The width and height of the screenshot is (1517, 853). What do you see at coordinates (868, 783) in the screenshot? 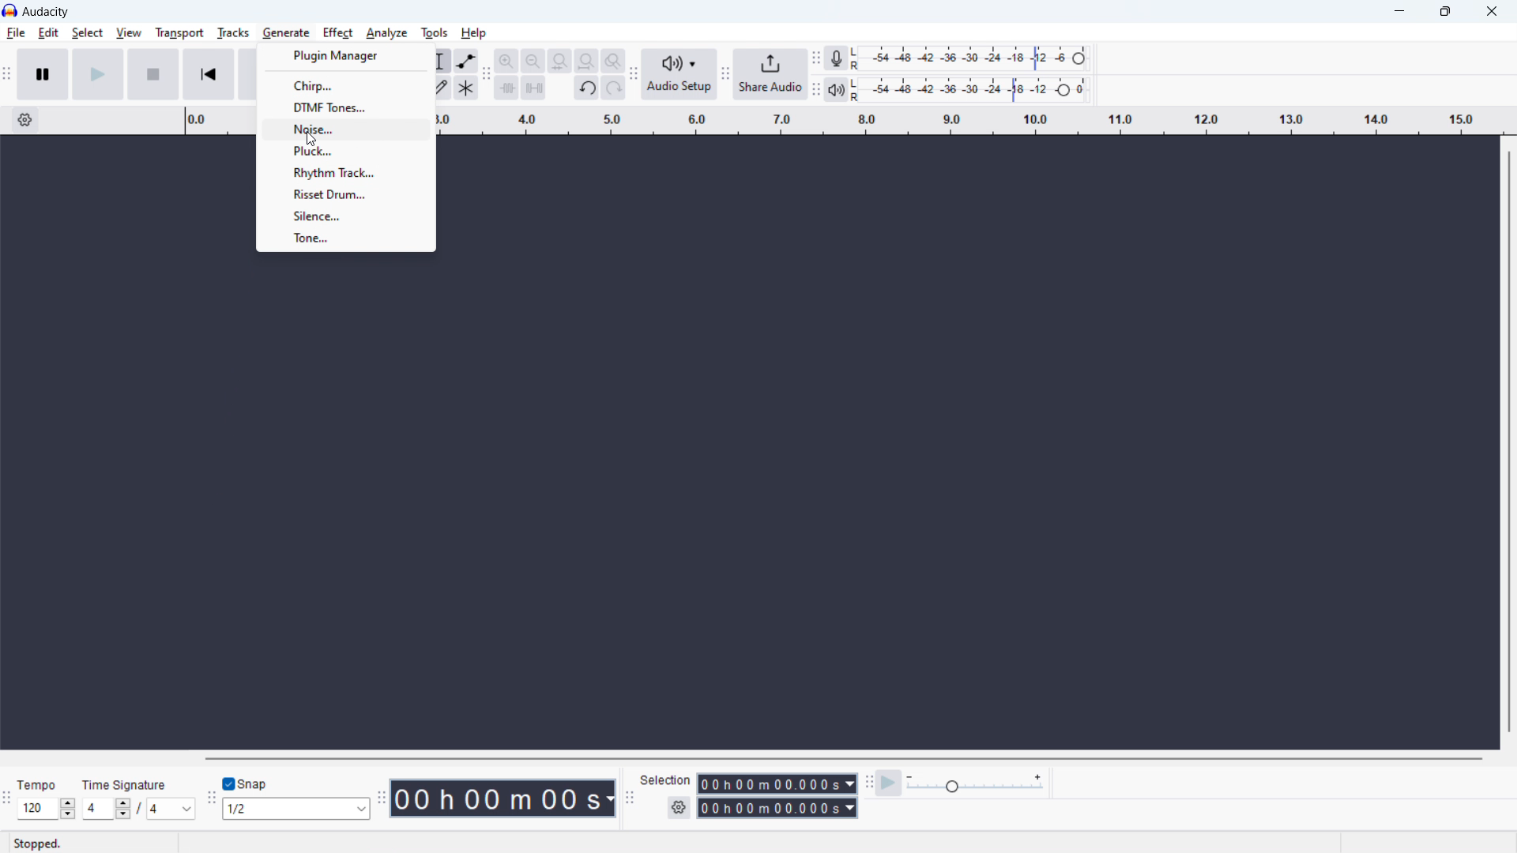
I see `play at speed toolbar` at bounding box center [868, 783].